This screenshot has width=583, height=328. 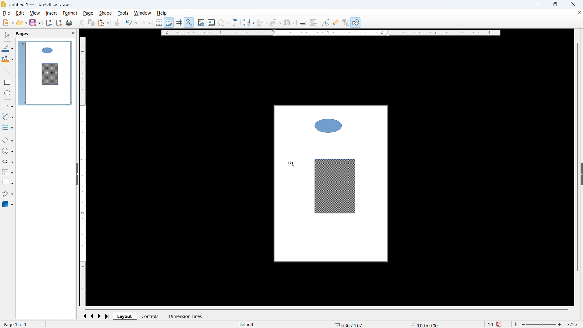 What do you see at coordinates (424, 324) in the screenshot?
I see `Object dimensions ` at bounding box center [424, 324].